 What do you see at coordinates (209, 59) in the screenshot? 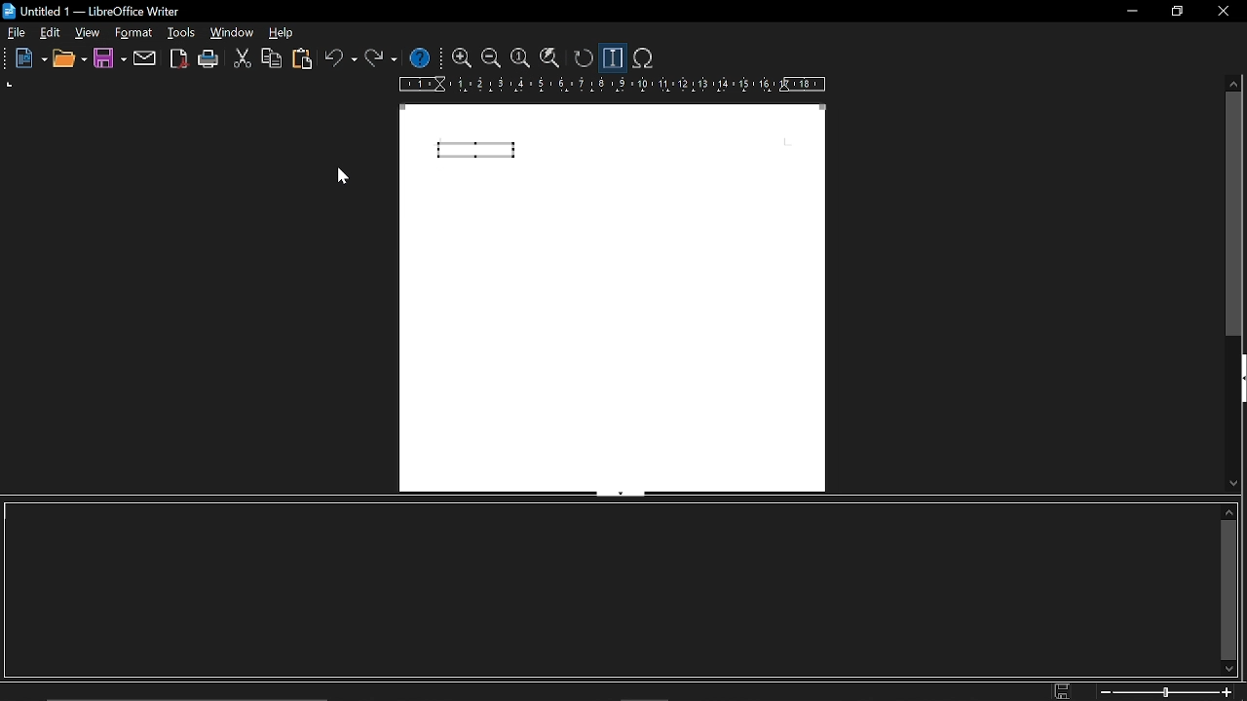
I see `print` at bounding box center [209, 59].